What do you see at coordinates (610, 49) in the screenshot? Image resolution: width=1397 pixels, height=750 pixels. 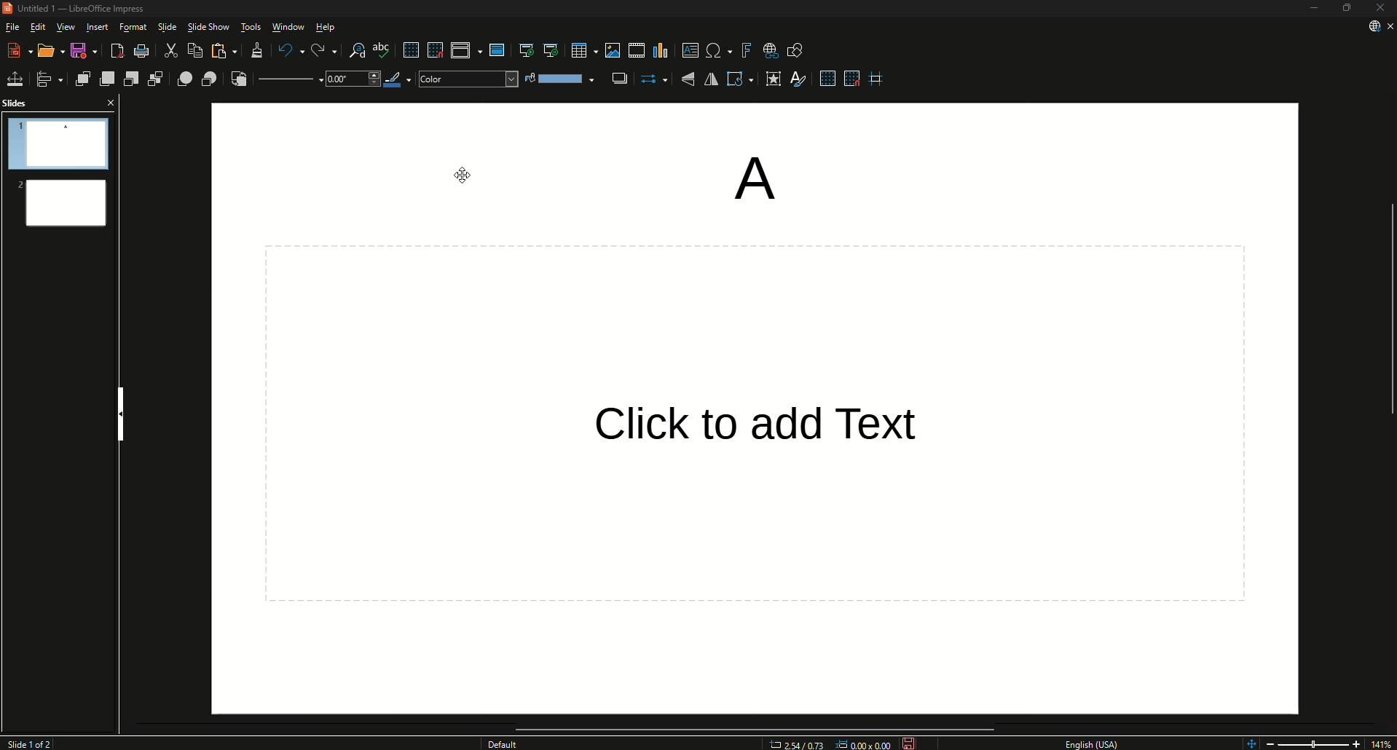 I see `Insert Image` at bounding box center [610, 49].